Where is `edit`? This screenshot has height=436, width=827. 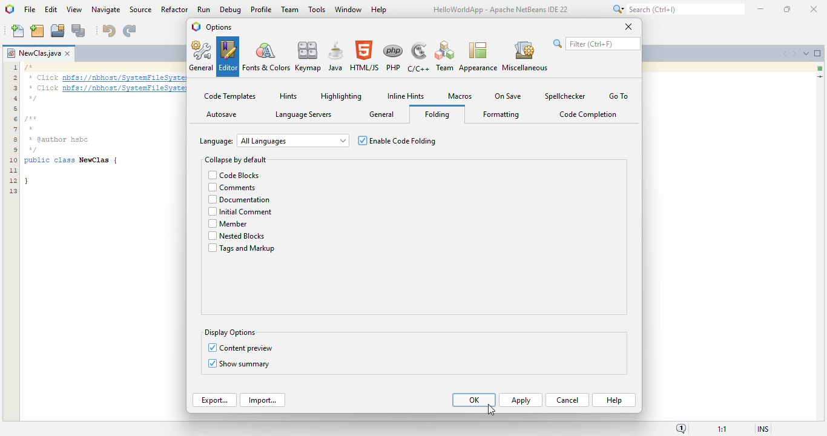 edit is located at coordinates (51, 10).